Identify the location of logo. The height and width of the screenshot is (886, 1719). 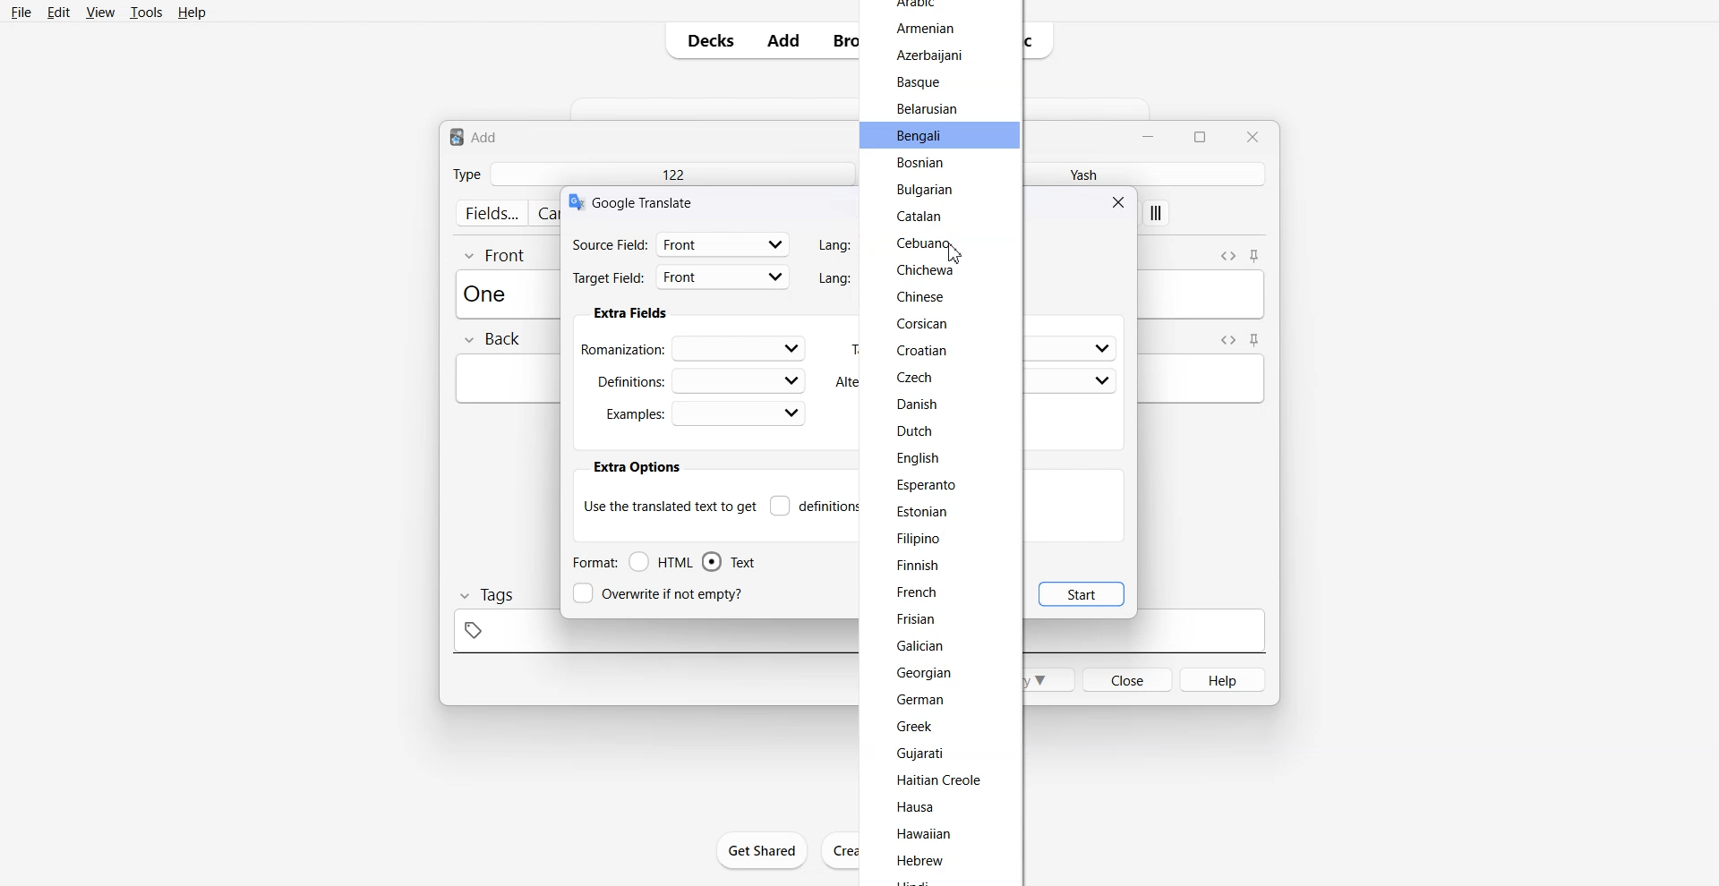
(575, 202).